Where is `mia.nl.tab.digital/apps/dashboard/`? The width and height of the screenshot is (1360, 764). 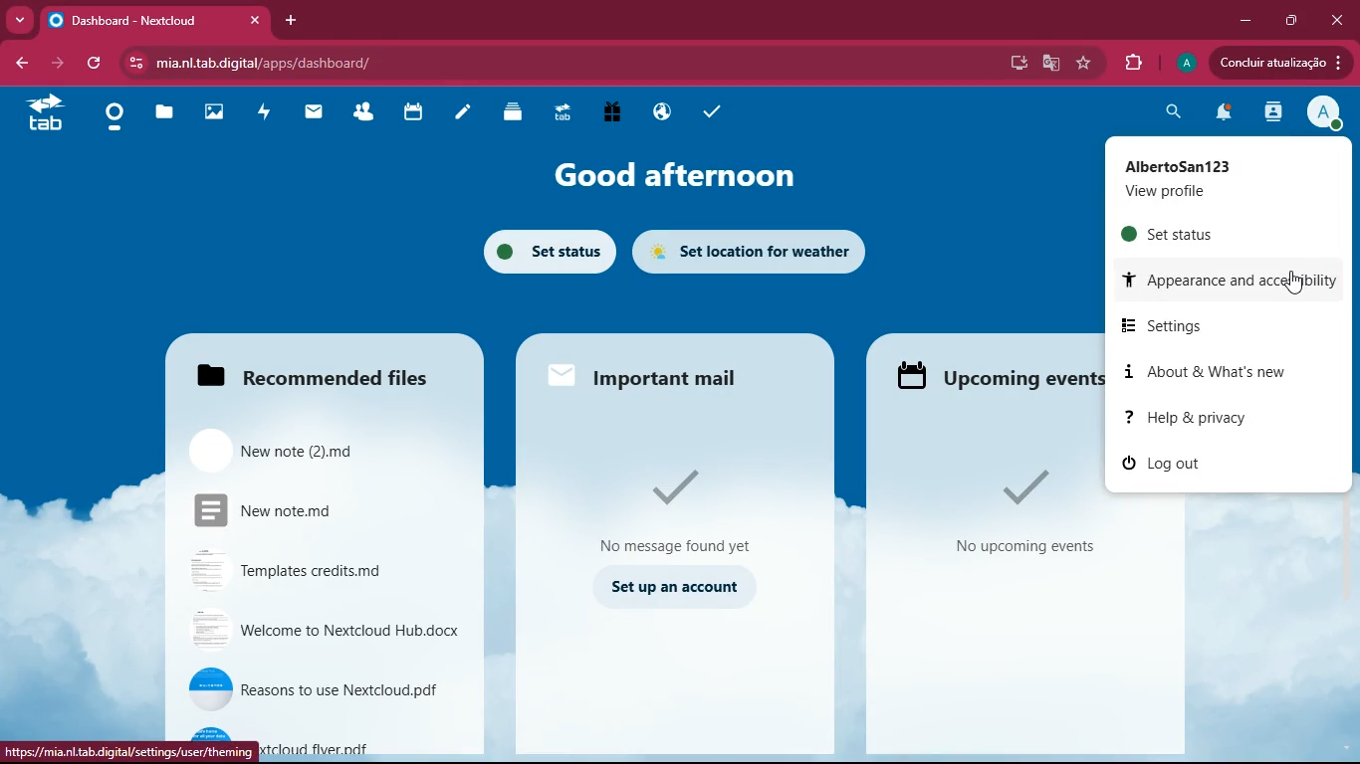
mia.nl.tab.digital/apps/dashboard/ is located at coordinates (264, 65).